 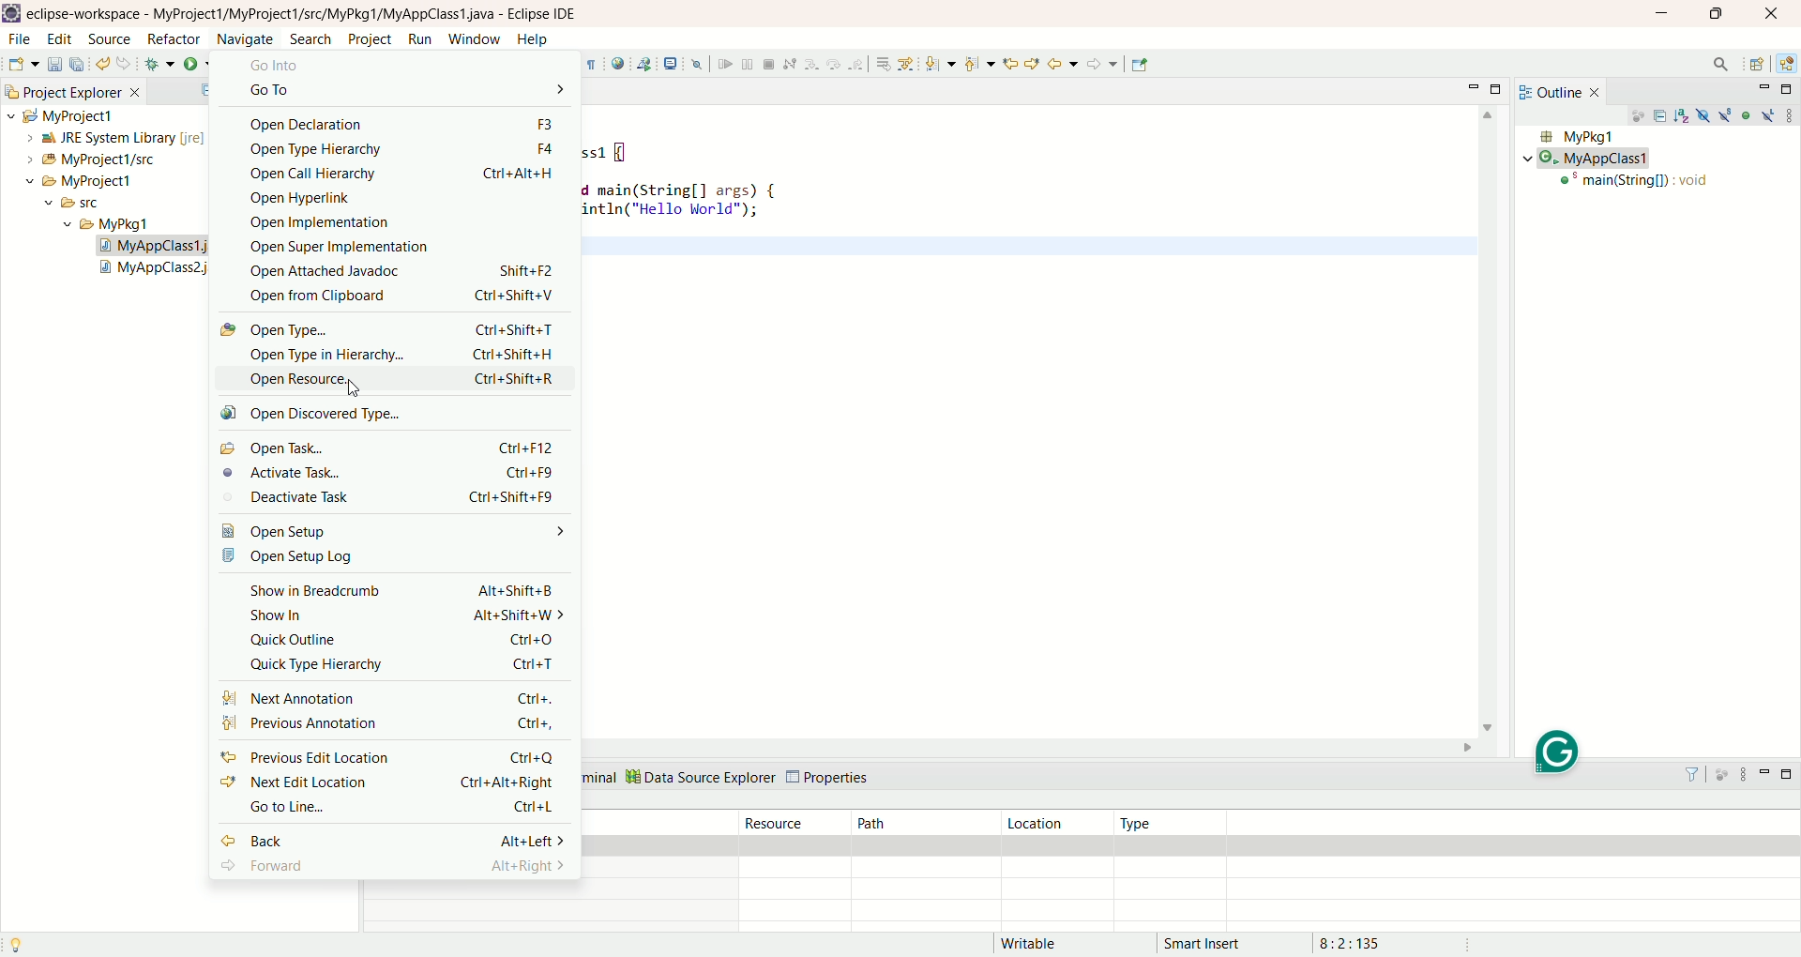 What do you see at coordinates (59, 41) in the screenshot?
I see `edit` at bounding box center [59, 41].